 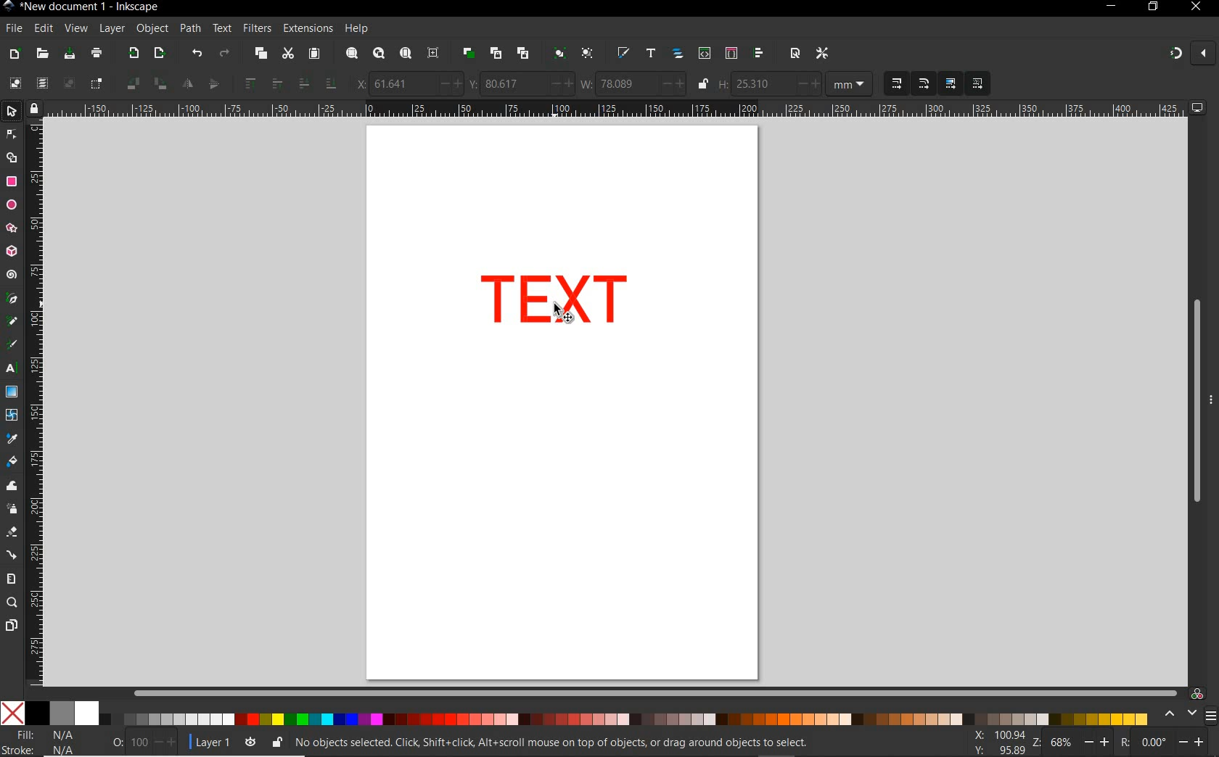 What do you see at coordinates (199, 84) in the screenshot?
I see `object flip` at bounding box center [199, 84].